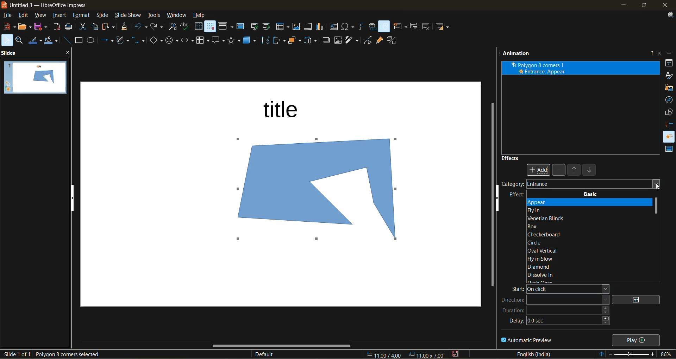 The width and height of the screenshot is (676, 359). I want to click on slide layout, so click(443, 28).